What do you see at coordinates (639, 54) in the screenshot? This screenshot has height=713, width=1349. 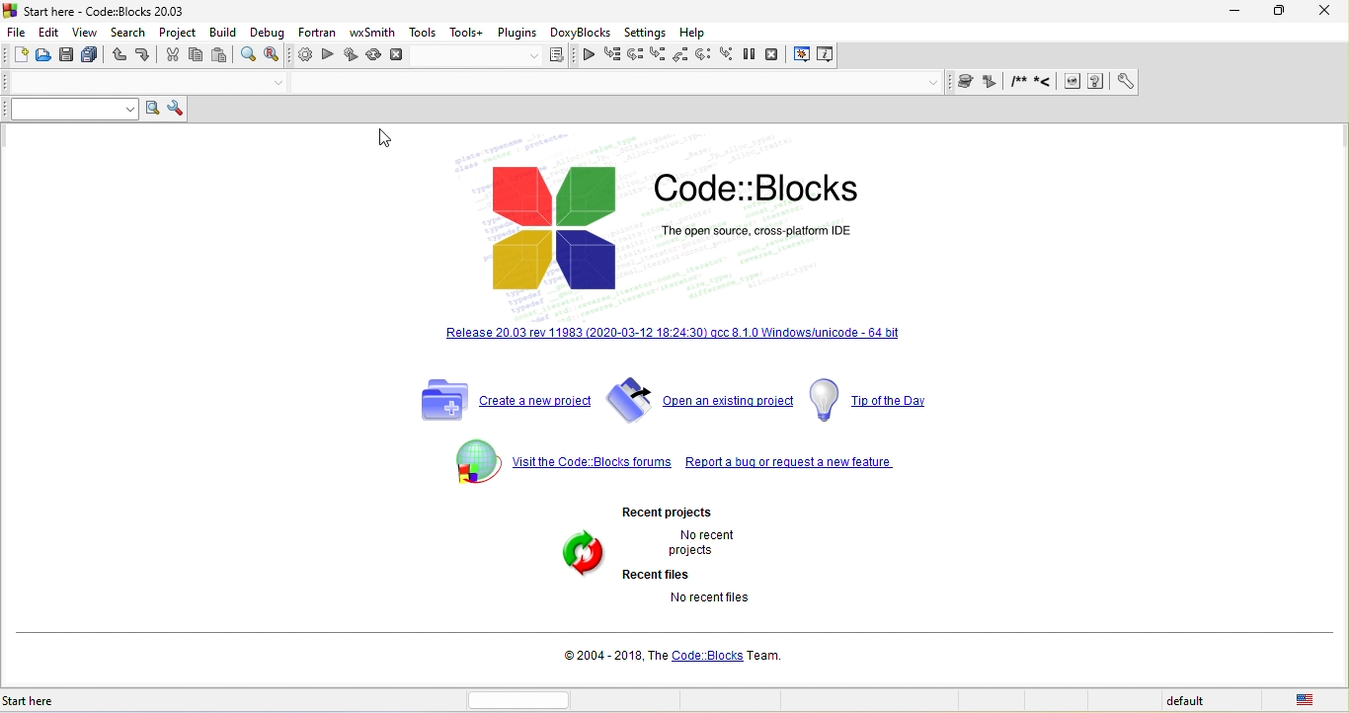 I see `next line` at bounding box center [639, 54].